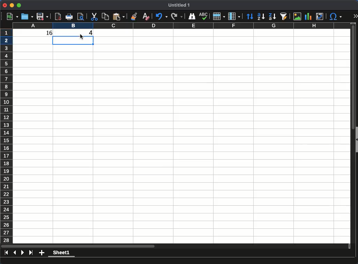 The image size is (358, 264). I want to click on new, so click(10, 16).